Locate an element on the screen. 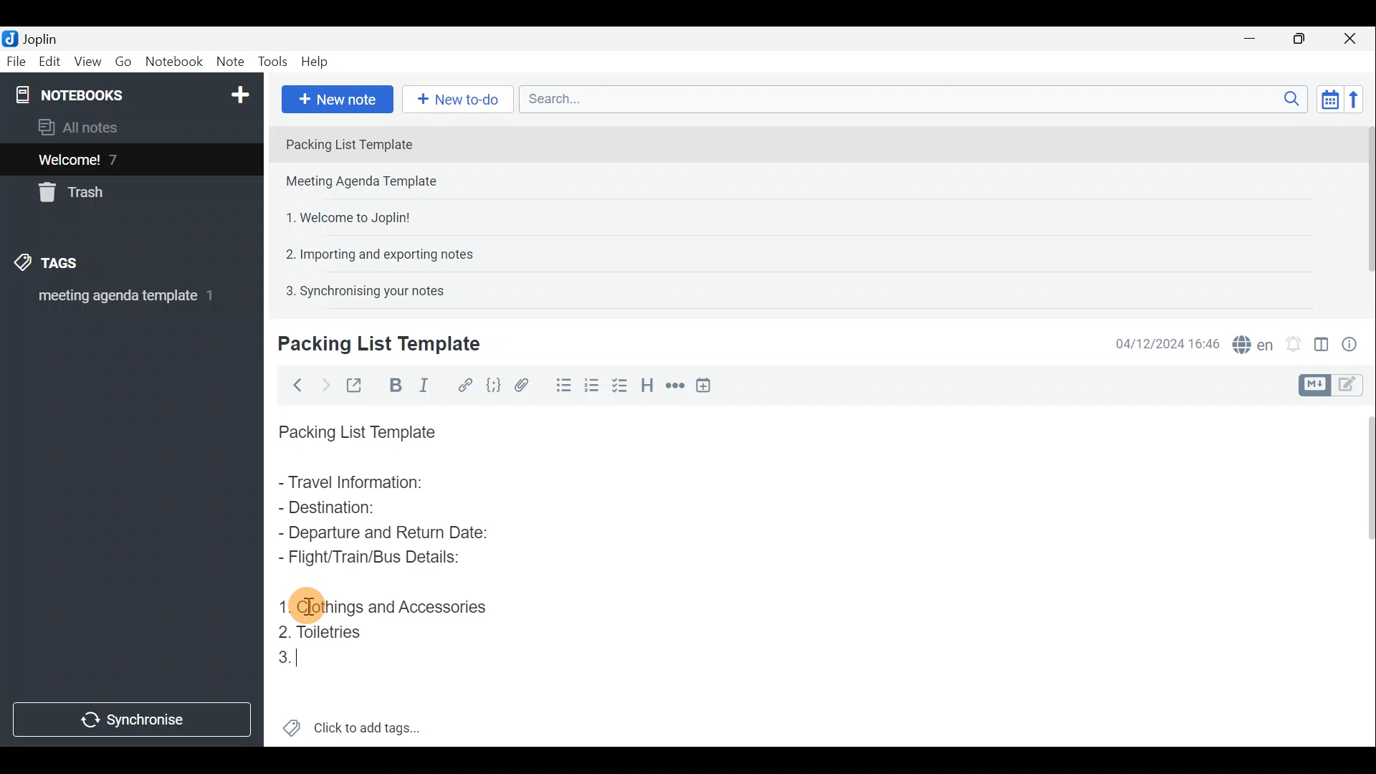  Minimise is located at coordinates (1257, 41).